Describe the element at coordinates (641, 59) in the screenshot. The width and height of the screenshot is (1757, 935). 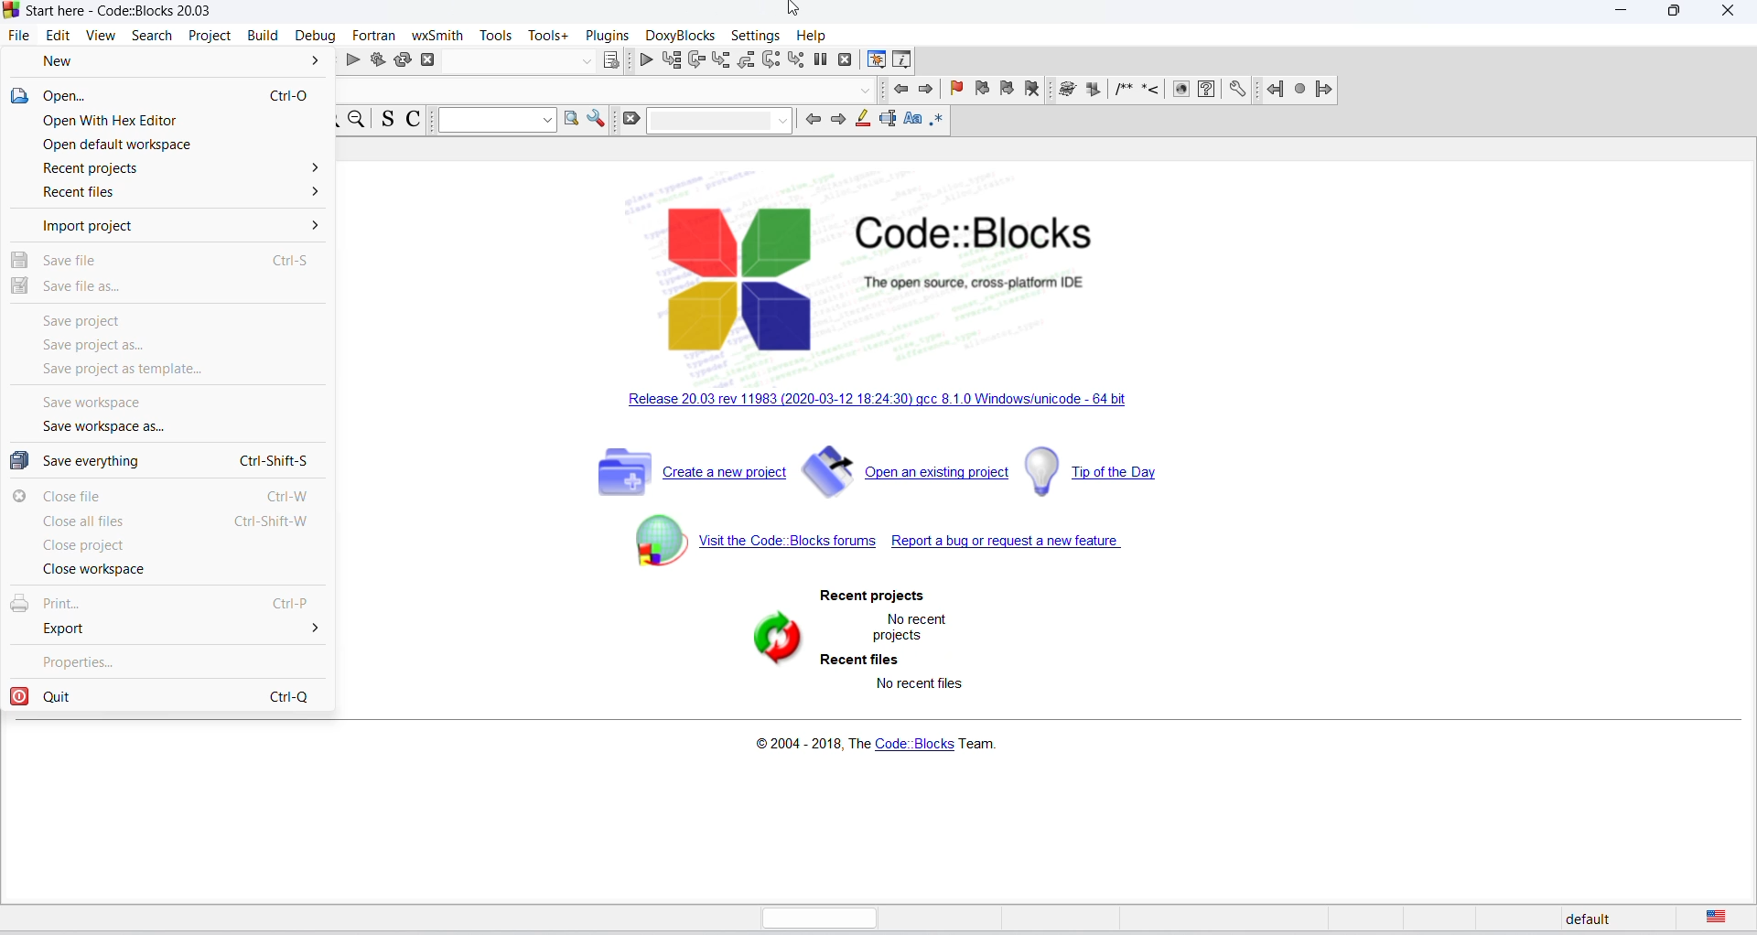
I see `debug/continue` at that location.